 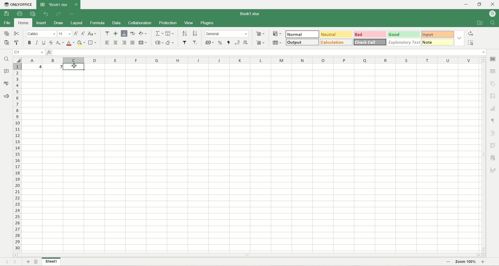 What do you see at coordinates (220, 42) in the screenshot?
I see `percent format` at bounding box center [220, 42].